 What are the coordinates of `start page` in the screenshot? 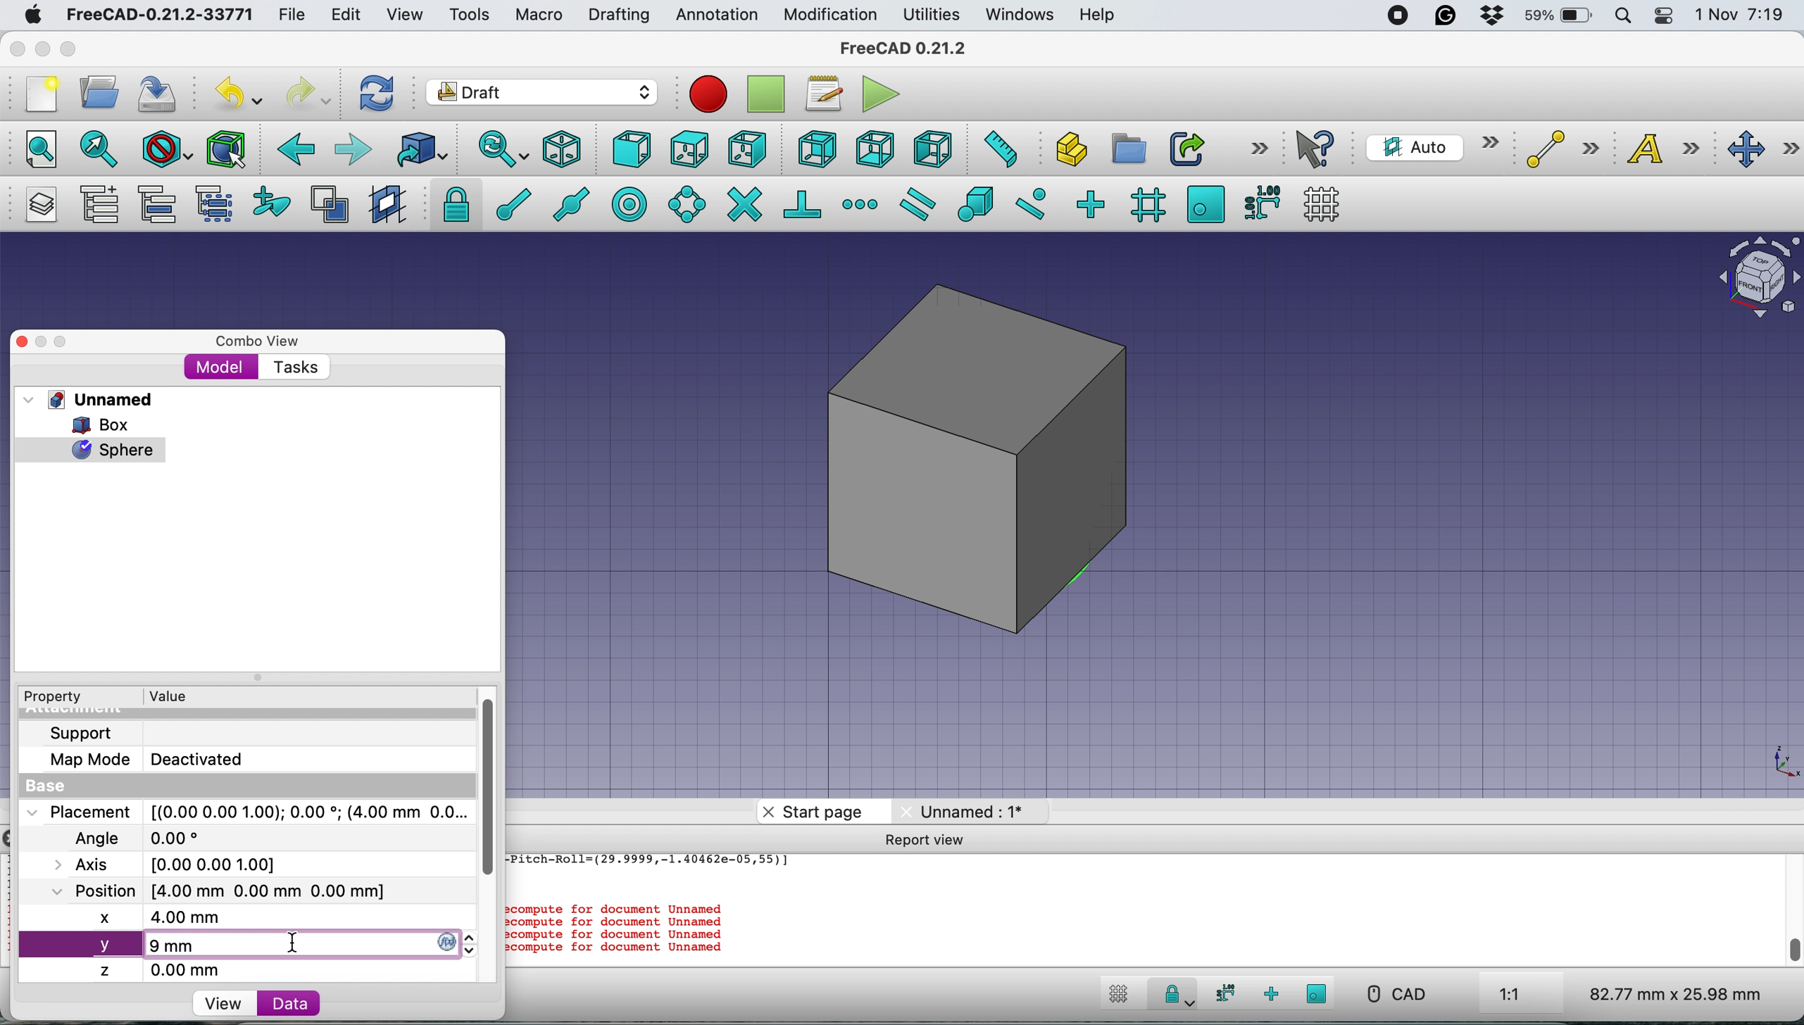 It's located at (824, 811).